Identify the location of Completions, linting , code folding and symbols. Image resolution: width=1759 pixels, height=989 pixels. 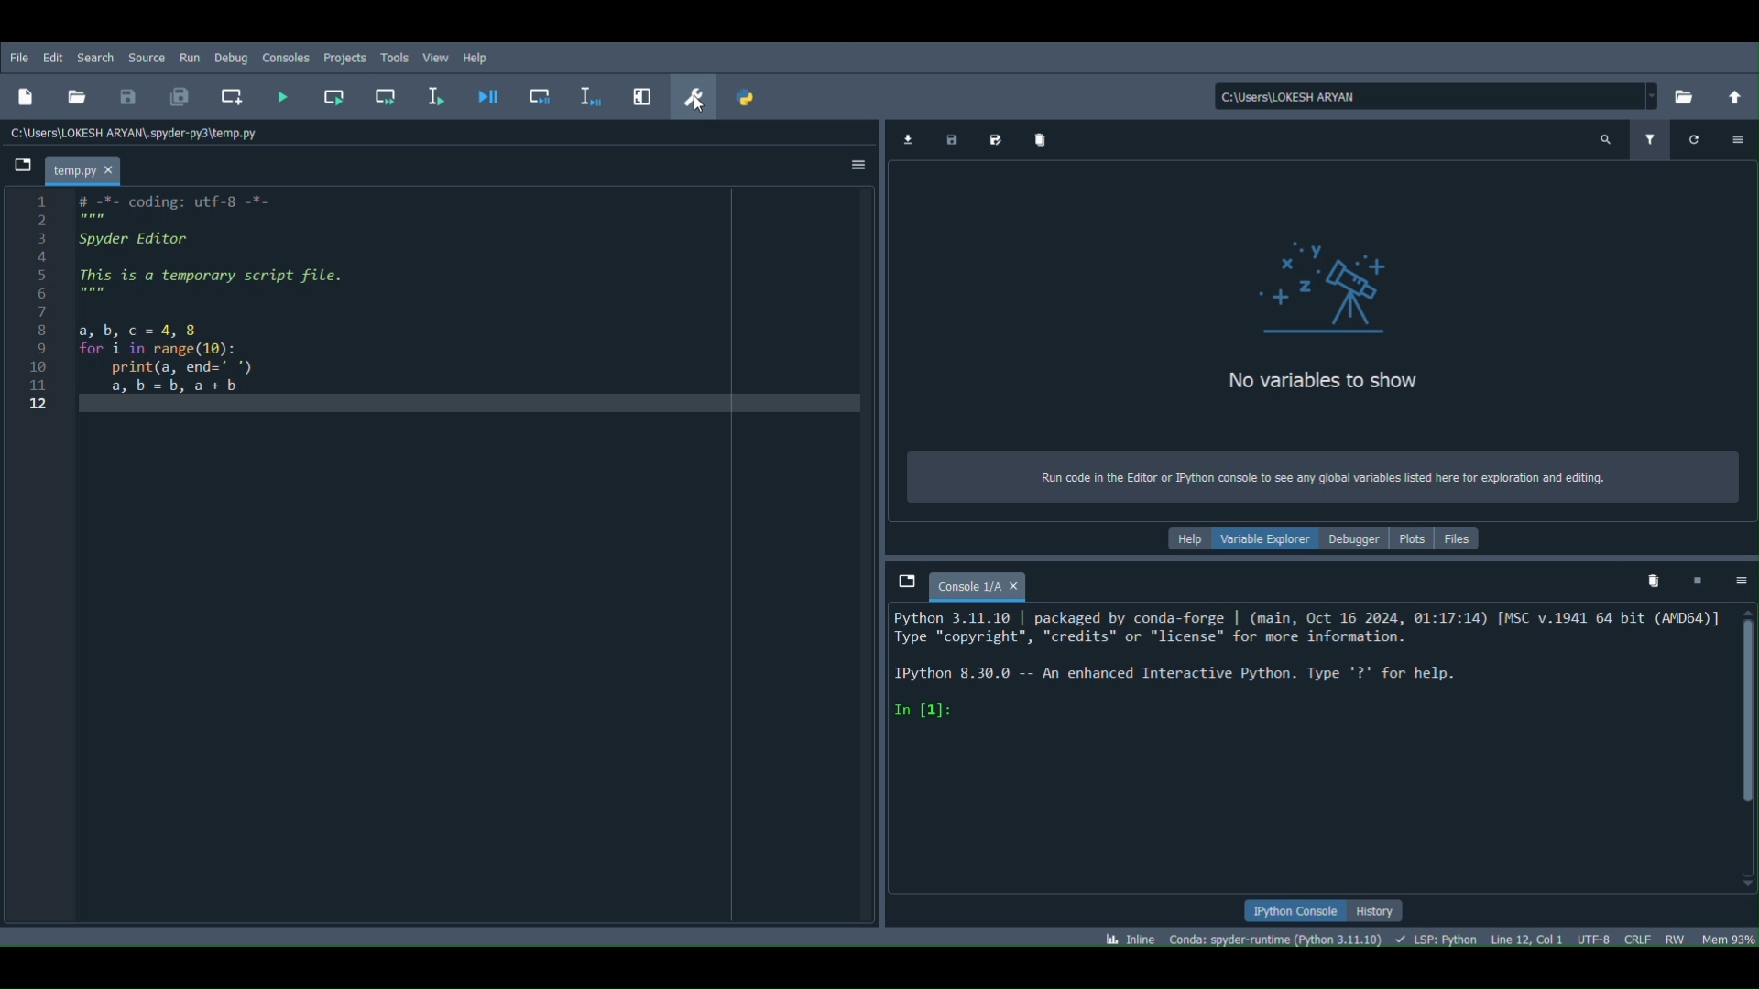
(1440, 938).